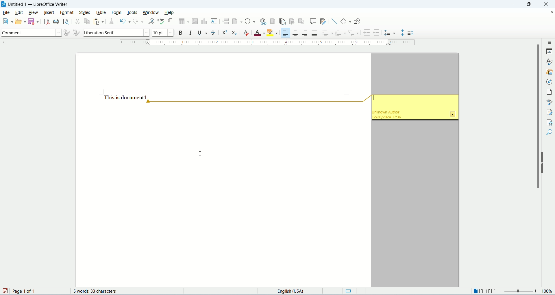 Image resolution: width=555 pixels, height=295 pixels. What do you see at coordinates (539, 163) in the screenshot?
I see `vertical scroll bar` at bounding box center [539, 163].